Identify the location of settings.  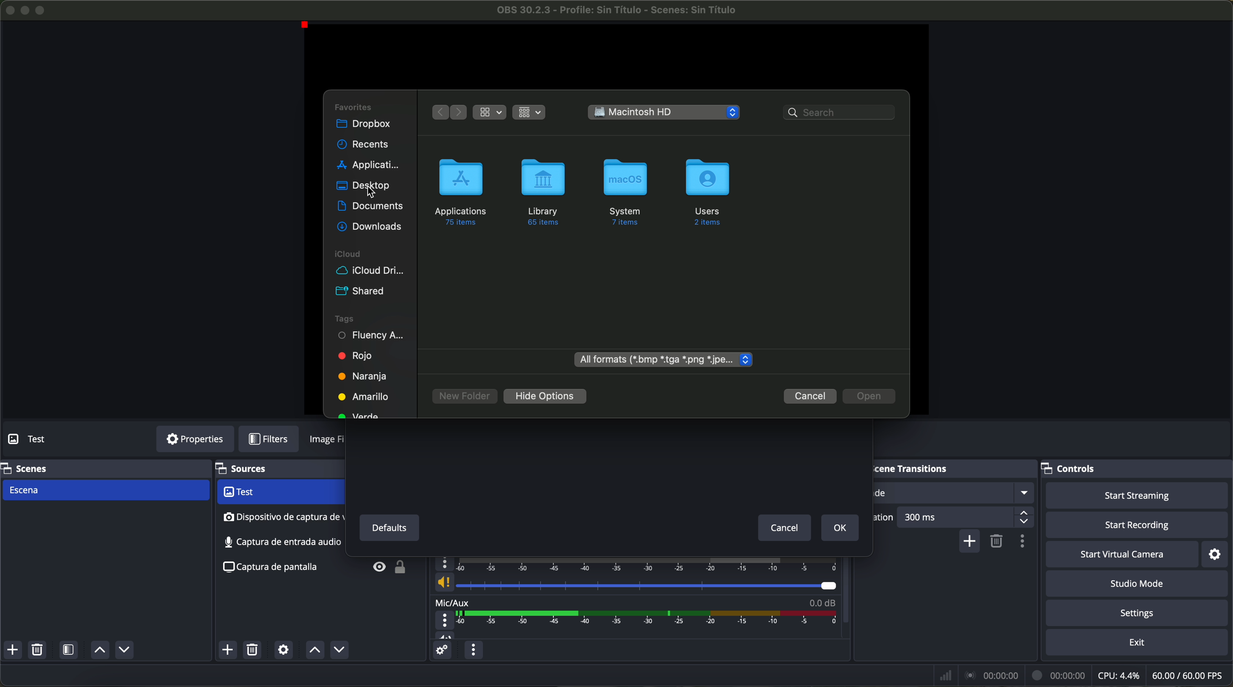
(1140, 614).